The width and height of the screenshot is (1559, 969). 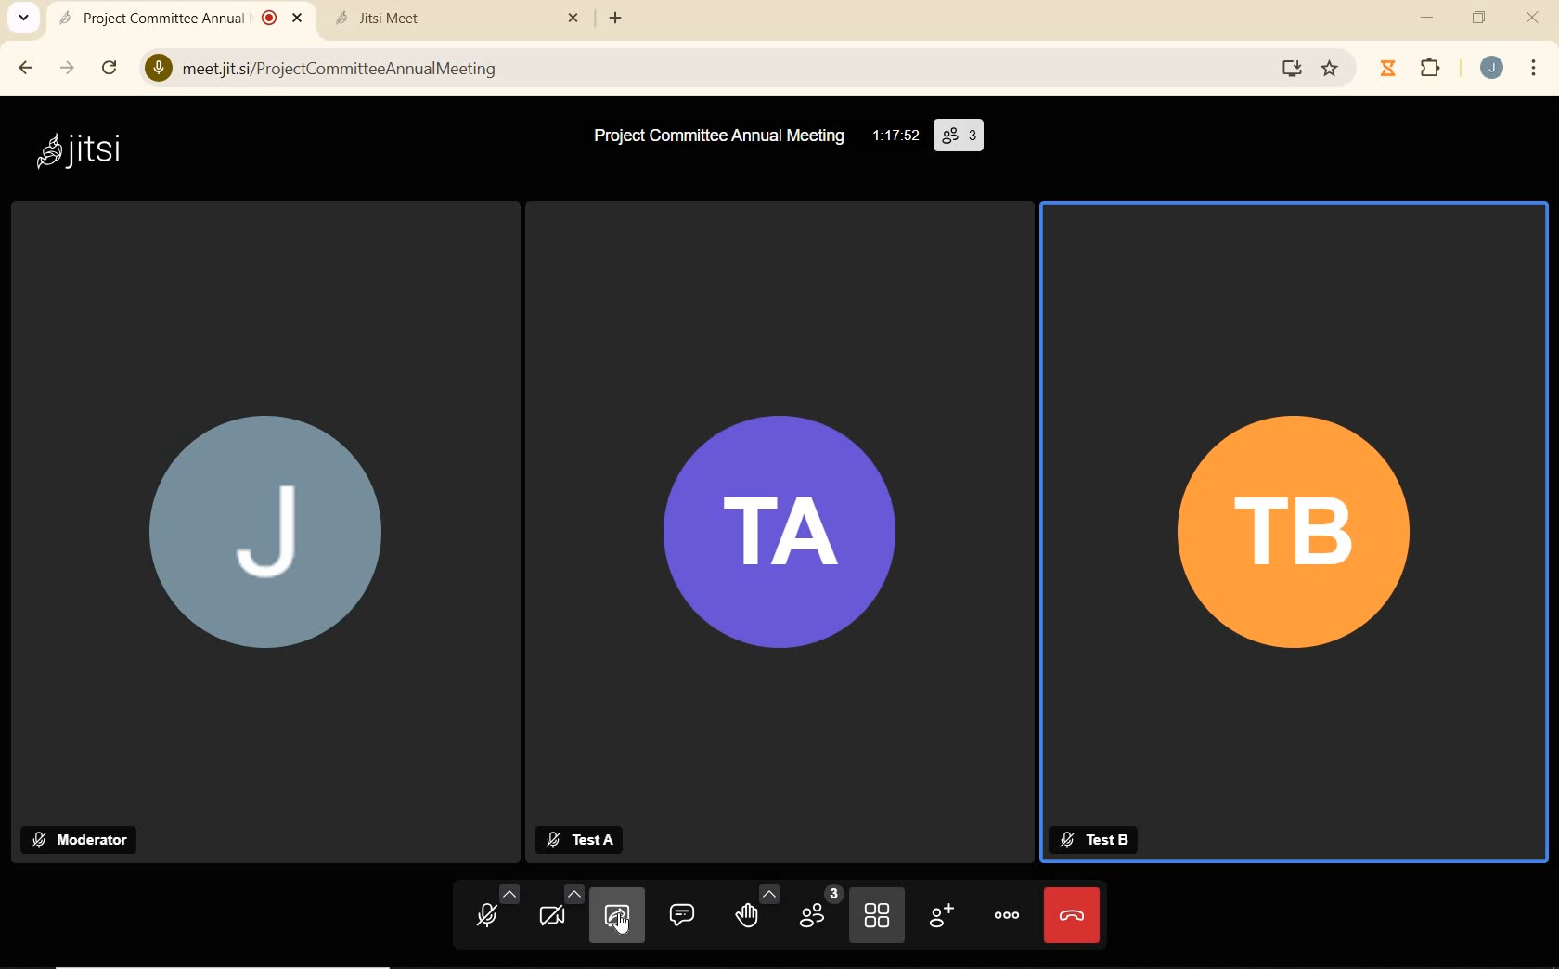 What do you see at coordinates (24, 68) in the screenshot?
I see `BACK` at bounding box center [24, 68].